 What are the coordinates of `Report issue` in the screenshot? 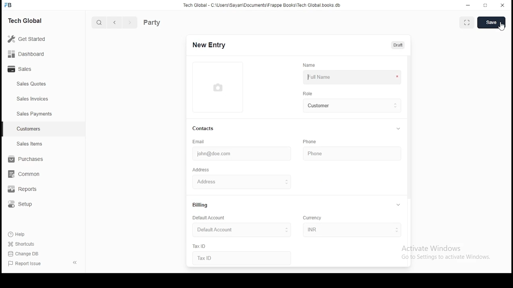 It's located at (26, 264).